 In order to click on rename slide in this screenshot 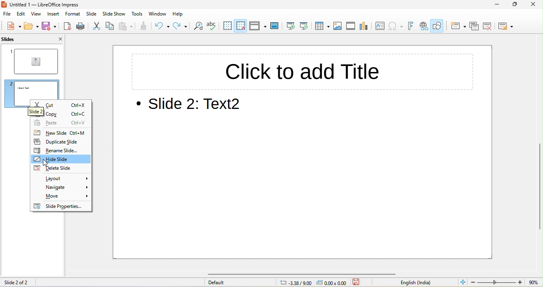, I will do `click(60, 151)`.